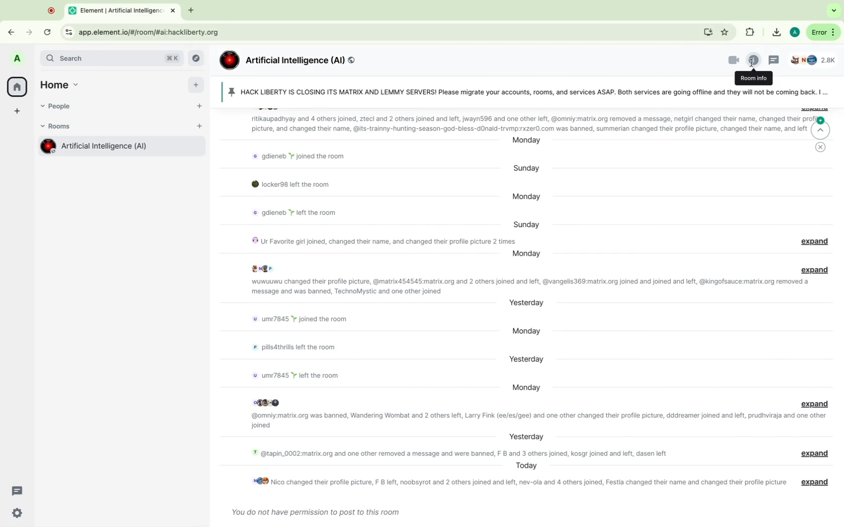 The height and width of the screenshot is (527, 844). What do you see at coordinates (288, 61) in the screenshot?
I see `group name` at bounding box center [288, 61].